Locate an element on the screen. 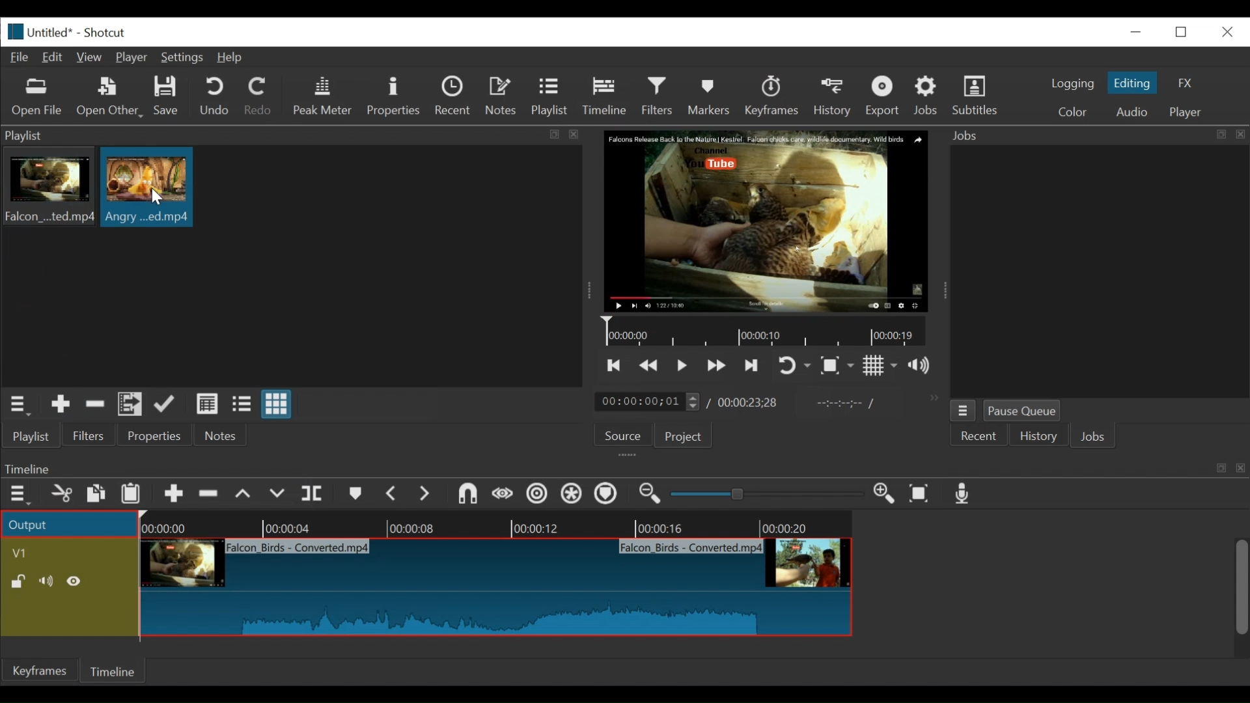  Audio is located at coordinates (1131, 112).